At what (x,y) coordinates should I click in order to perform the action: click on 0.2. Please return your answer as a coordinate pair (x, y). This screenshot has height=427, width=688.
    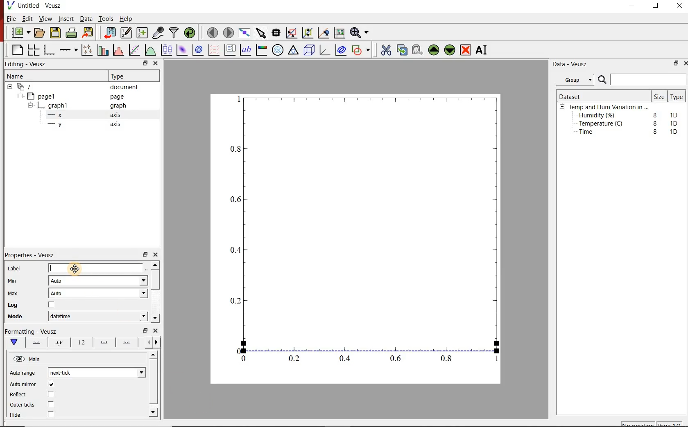
    Looking at the image, I should click on (234, 301).